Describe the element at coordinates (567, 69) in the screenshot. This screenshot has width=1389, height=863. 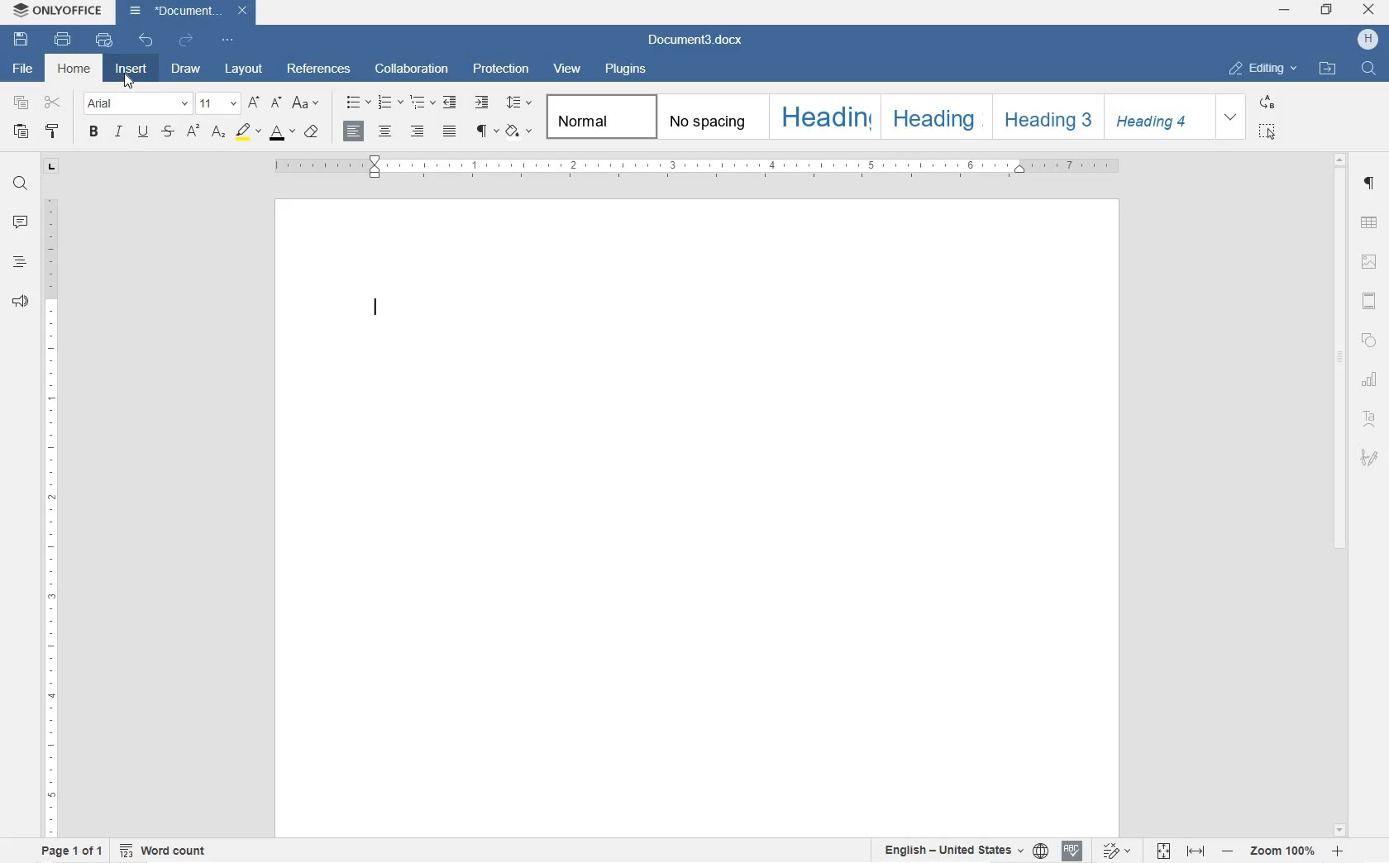
I see `VIEW` at that location.